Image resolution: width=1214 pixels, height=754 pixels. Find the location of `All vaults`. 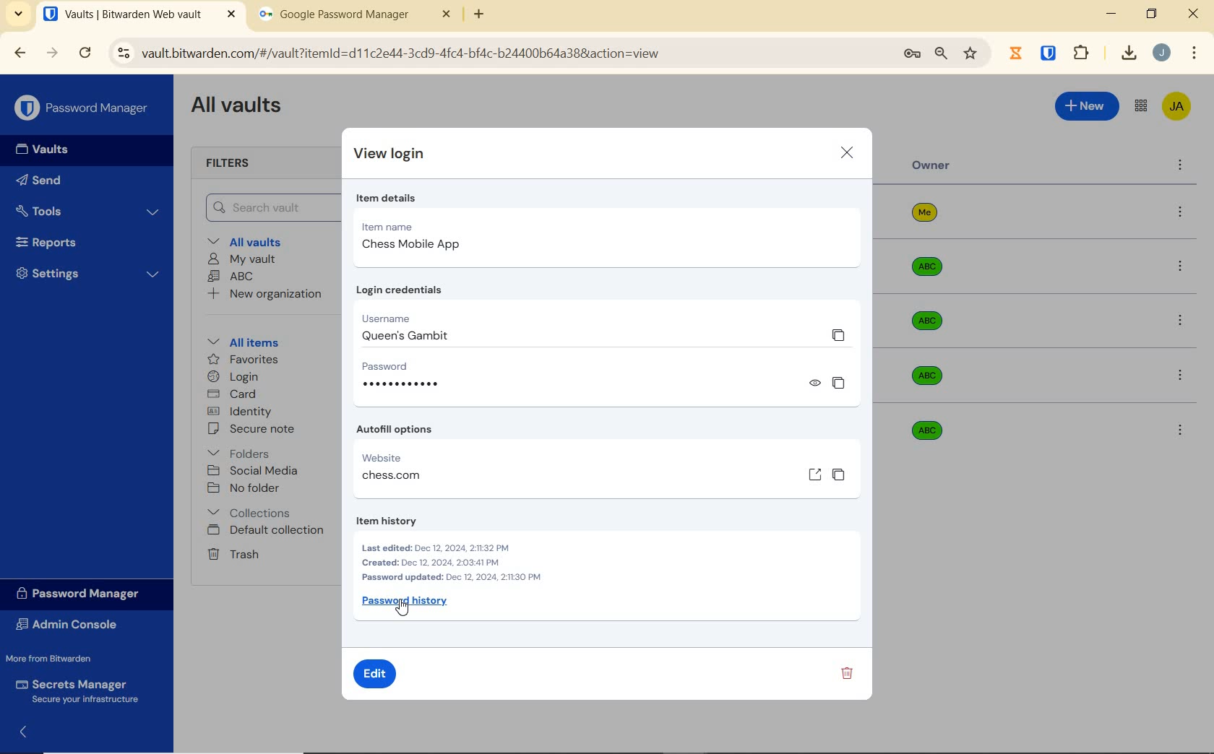

All vaults is located at coordinates (254, 241).